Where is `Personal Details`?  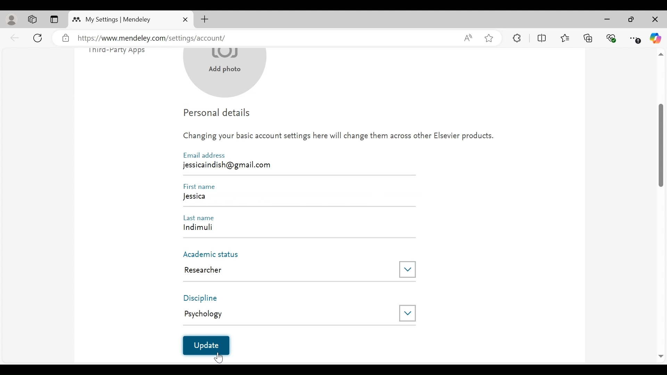
Personal Details is located at coordinates (217, 114).